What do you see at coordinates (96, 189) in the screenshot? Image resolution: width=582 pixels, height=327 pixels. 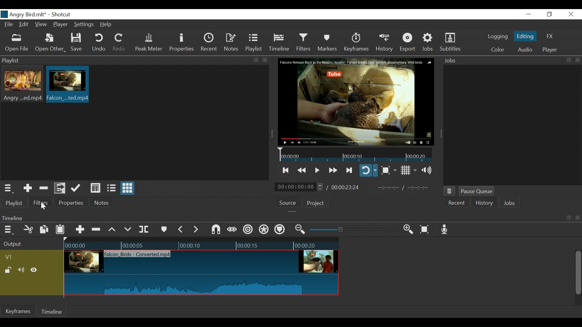 I see `View as details` at bounding box center [96, 189].